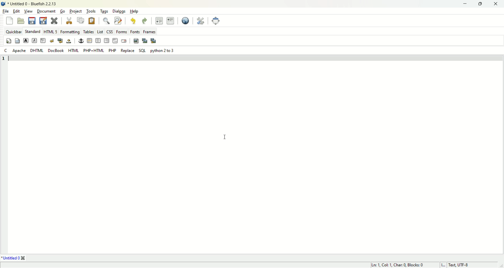 This screenshot has width=504, height=268. What do you see at coordinates (43, 41) in the screenshot?
I see `paragraph` at bounding box center [43, 41].